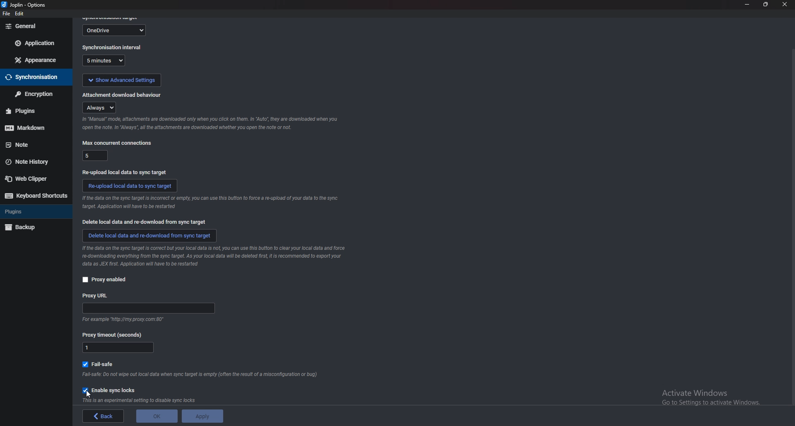  I want to click on info, so click(201, 375).